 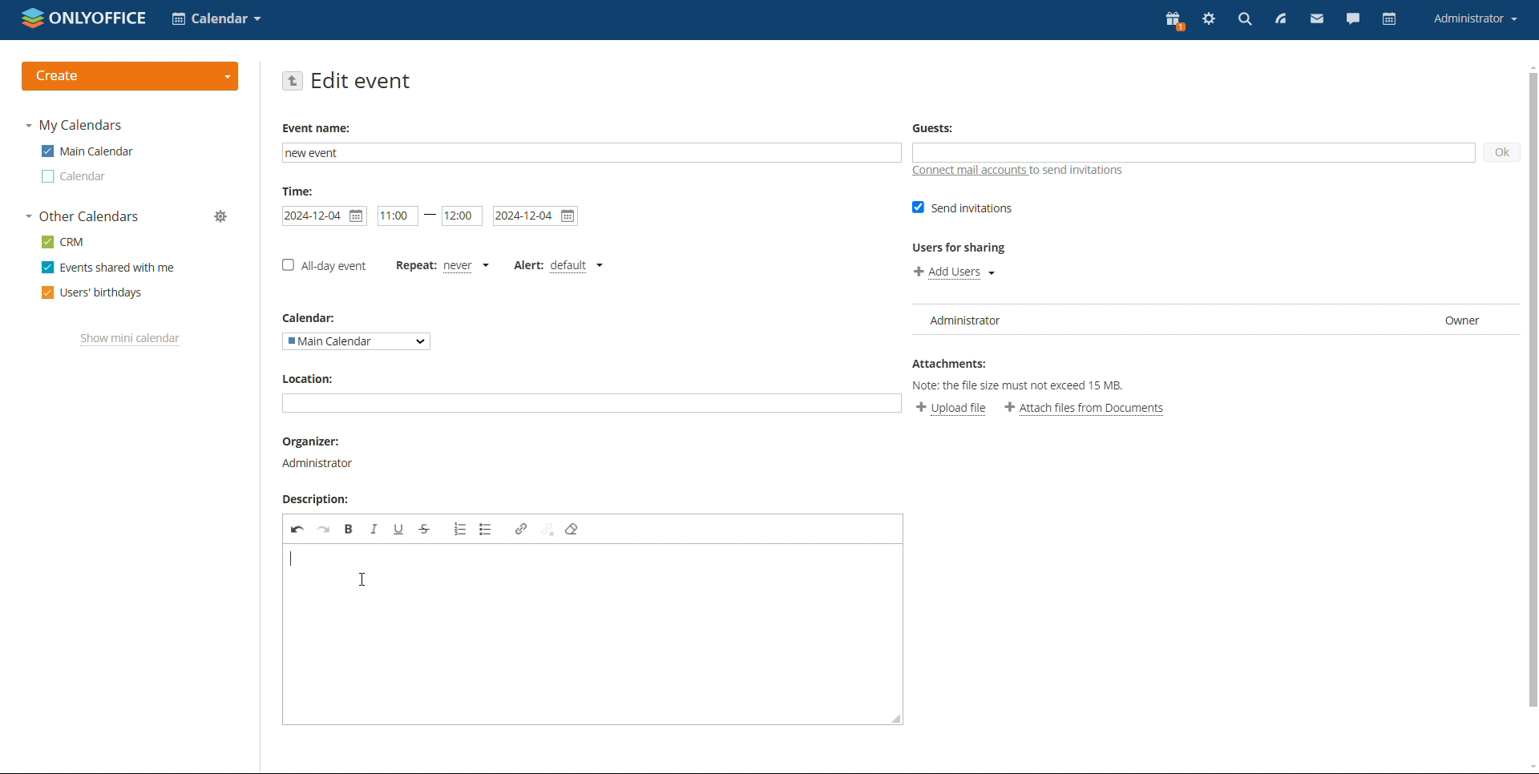 What do you see at coordinates (521, 529) in the screenshot?
I see `link` at bounding box center [521, 529].